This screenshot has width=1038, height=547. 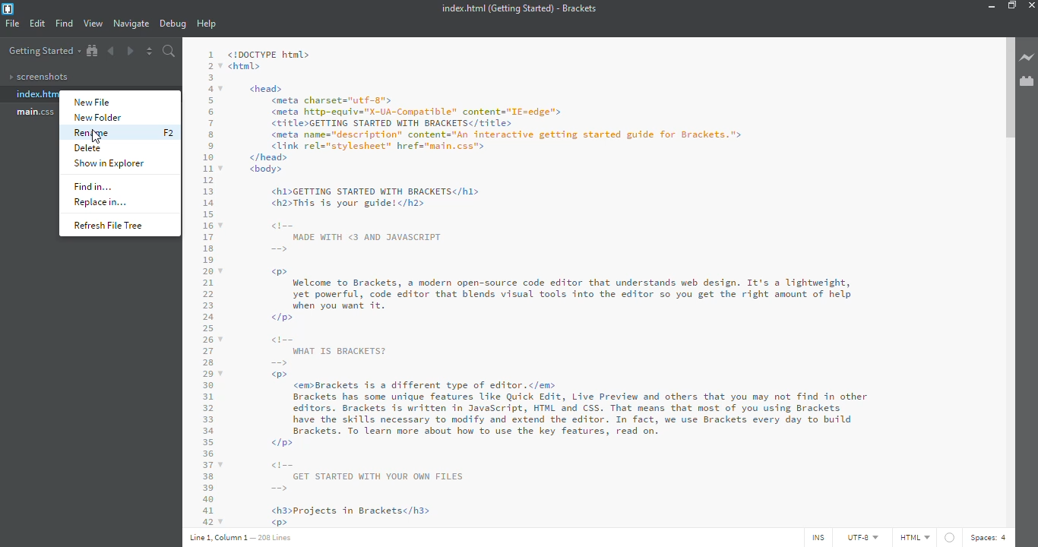 I want to click on live preview, so click(x=1027, y=58).